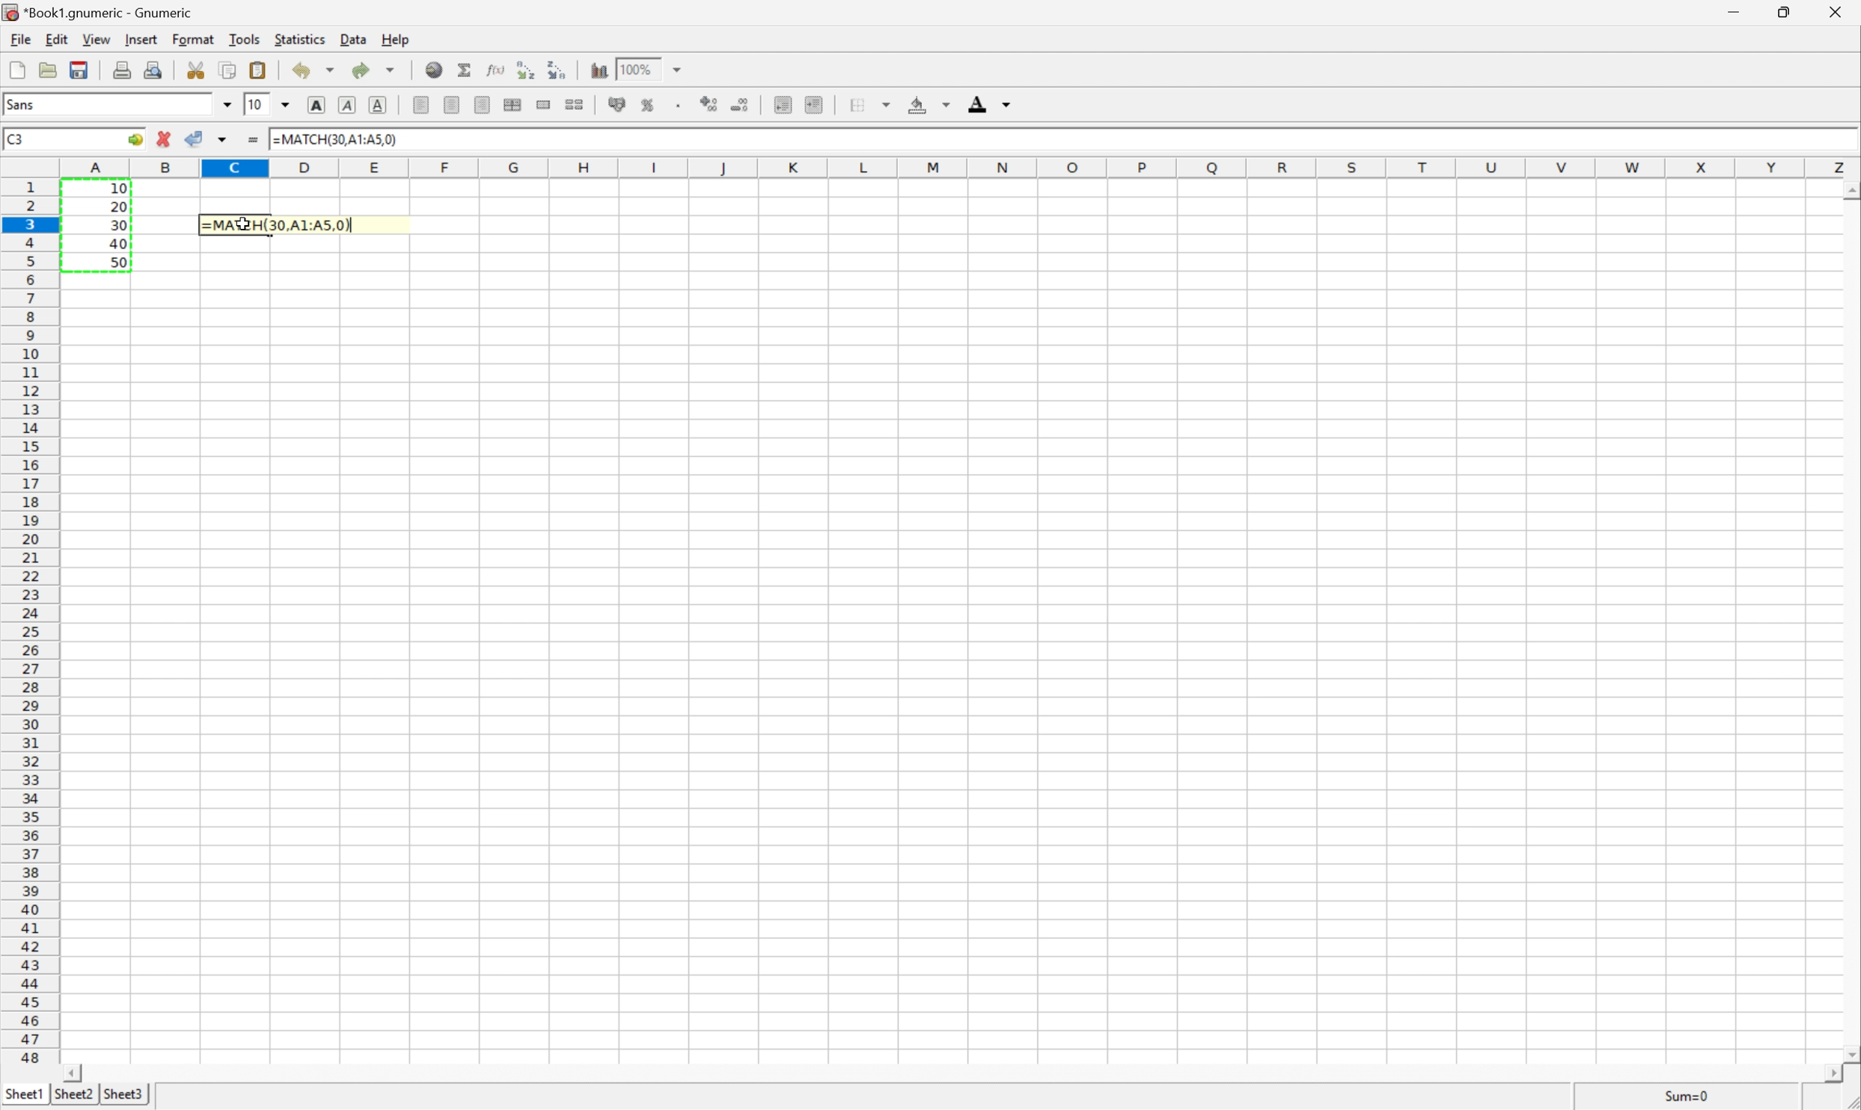 This screenshot has height=1110, width=1861. Describe the element at coordinates (856, 104) in the screenshot. I see `Borders` at that location.